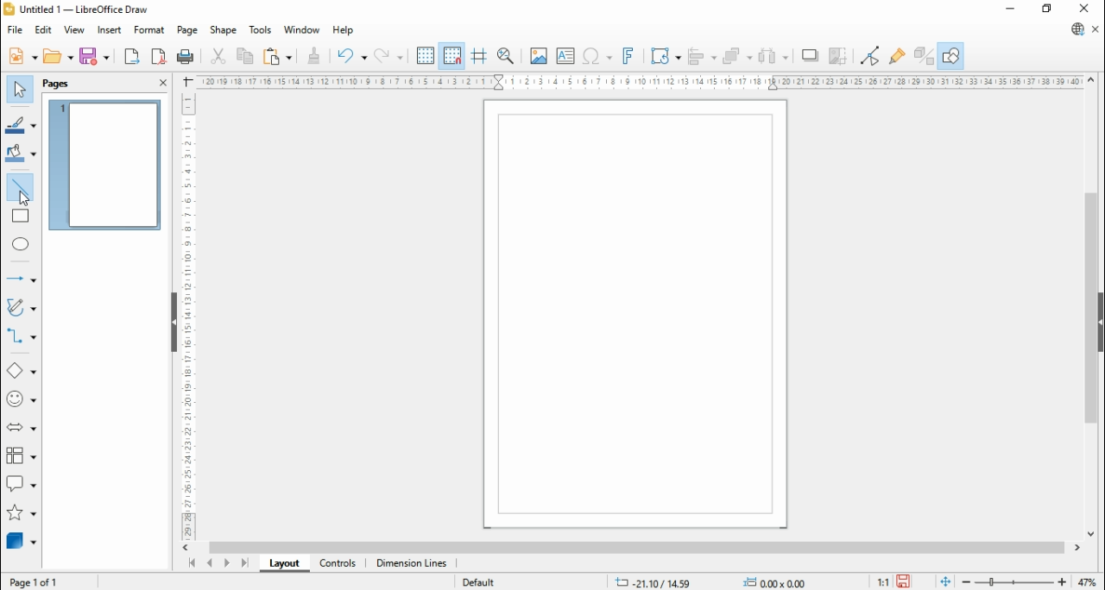 The height and width of the screenshot is (590, 1105). I want to click on shadow, so click(811, 55).